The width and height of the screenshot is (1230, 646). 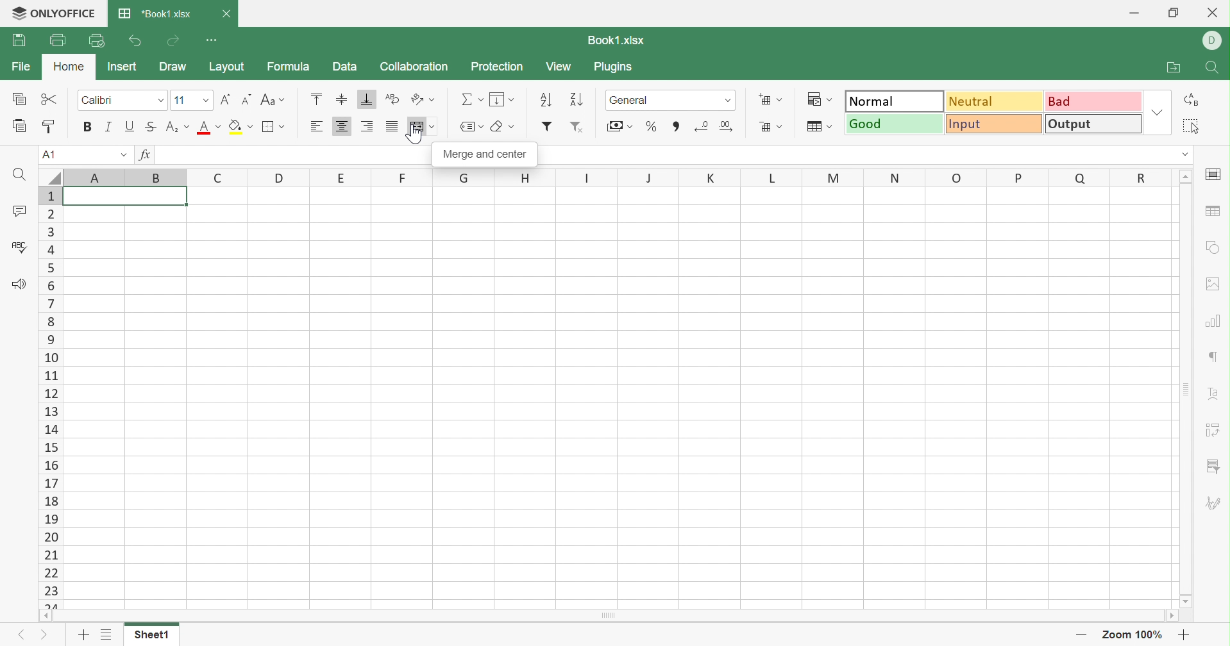 What do you see at coordinates (227, 98) in the screenshot?
I see `Increment font size` at bounding box center [227, 98].